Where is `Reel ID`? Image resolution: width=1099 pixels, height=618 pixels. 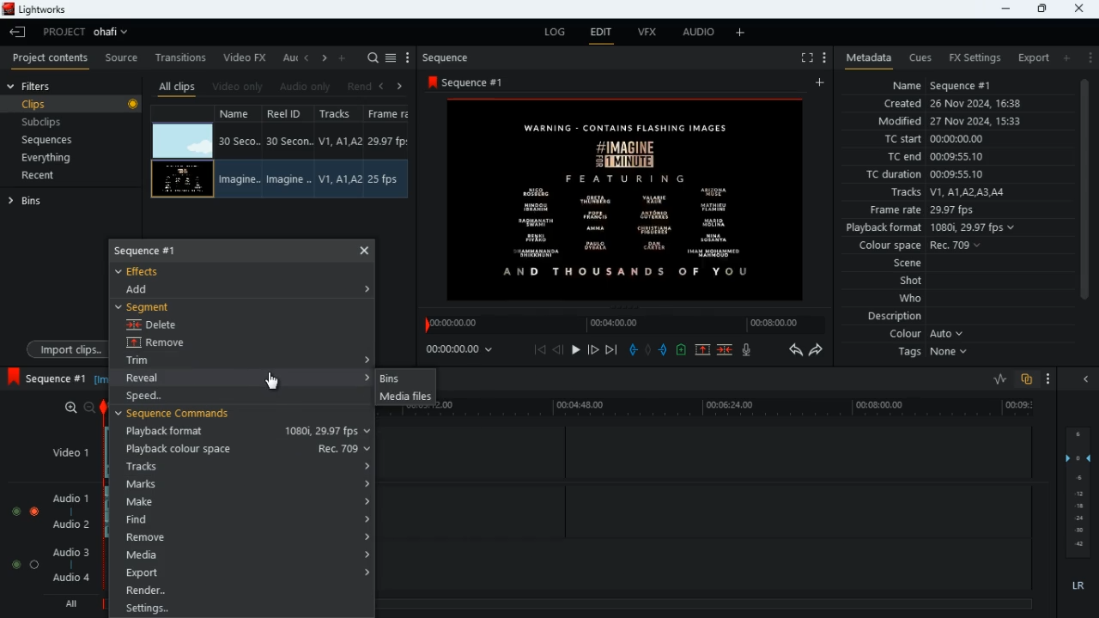
Reel ID is located at coordinates (290, 142).